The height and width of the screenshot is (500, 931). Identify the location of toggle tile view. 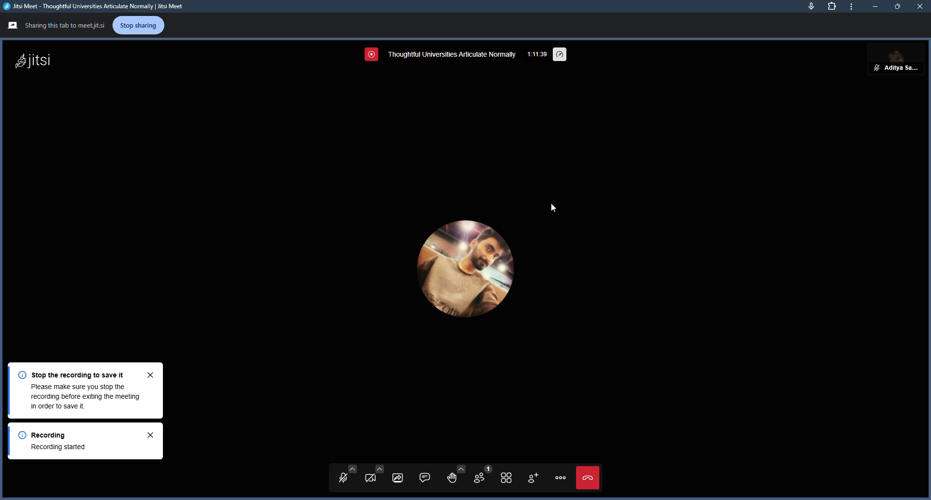
(506, 478).